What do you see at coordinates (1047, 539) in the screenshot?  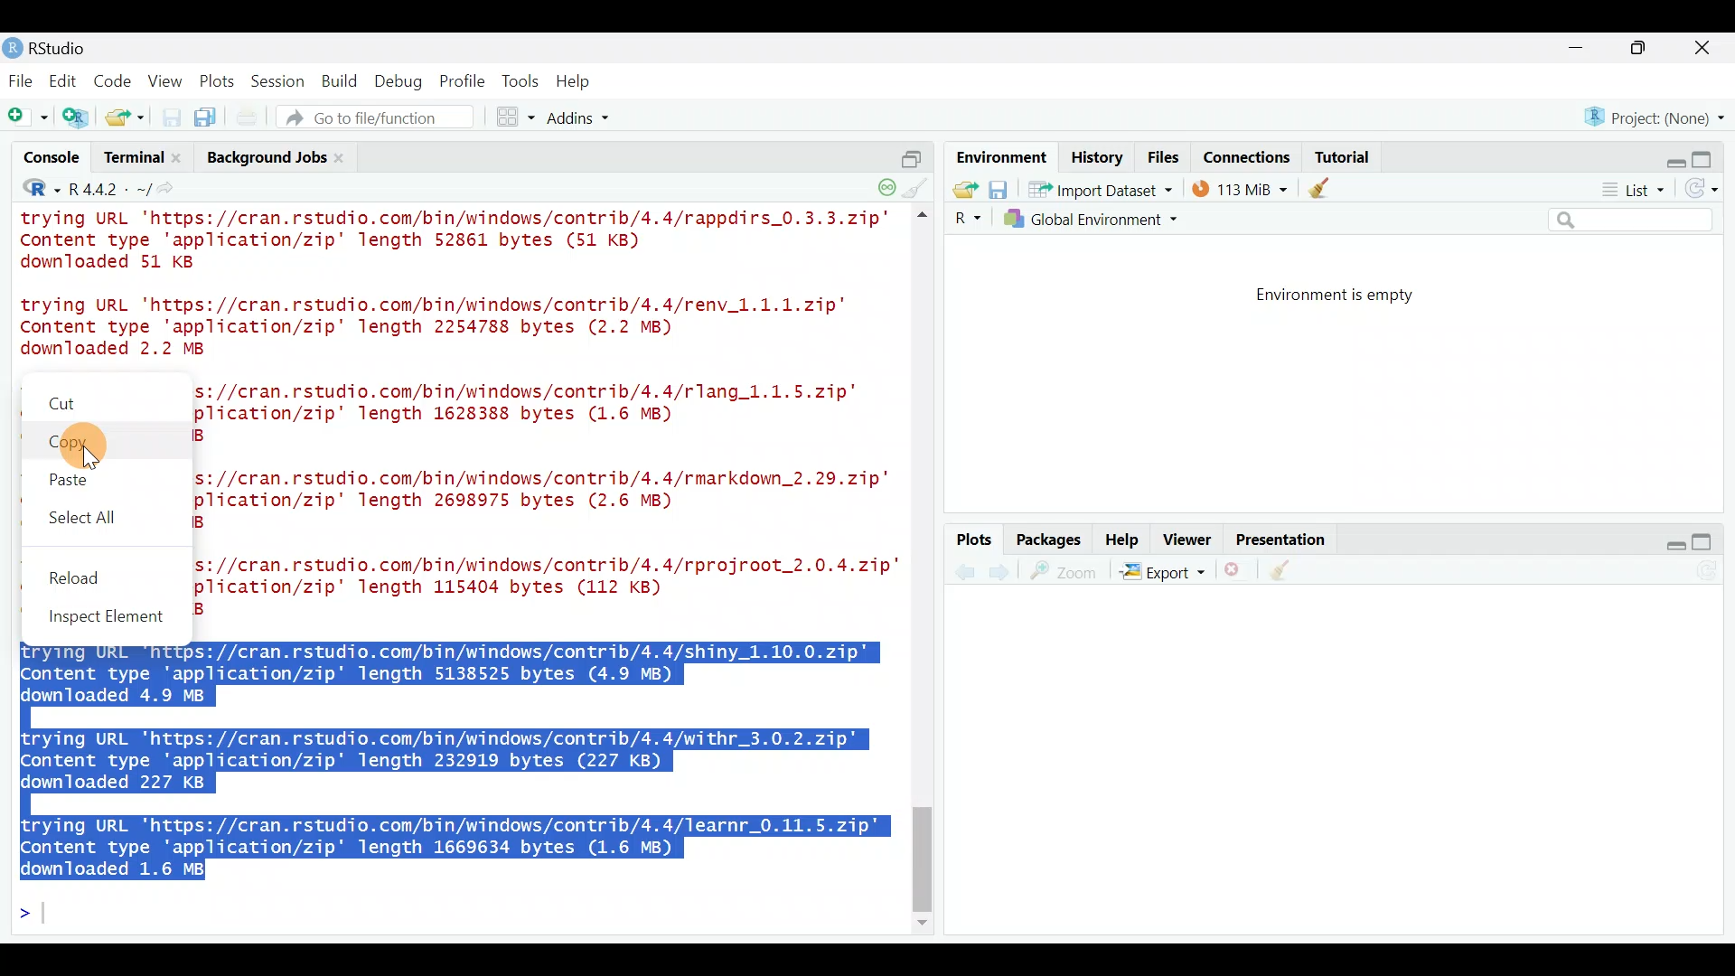 I see `Packages` at bounding box center [1047, 539].